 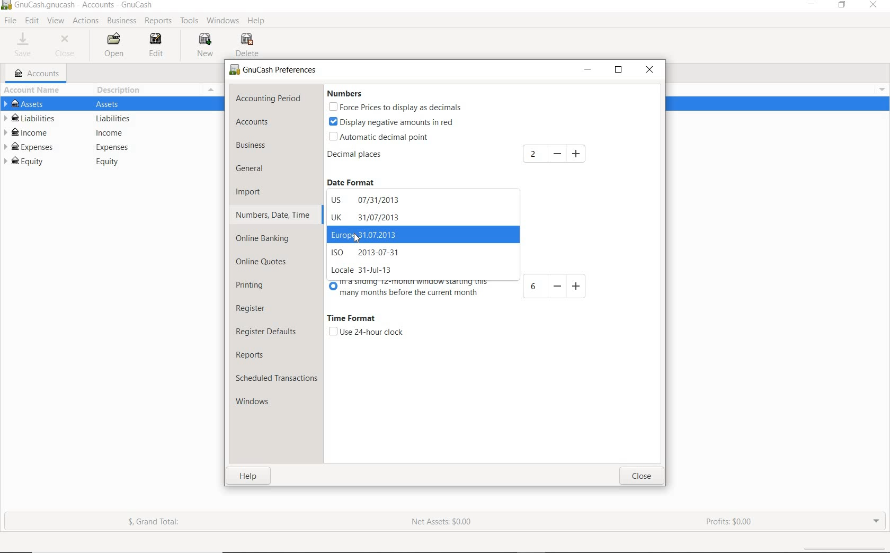 What do you see at coordinates (393, 121) in the screenshot?
I see `display negative amounts in red` at bounding box center [393, 121].